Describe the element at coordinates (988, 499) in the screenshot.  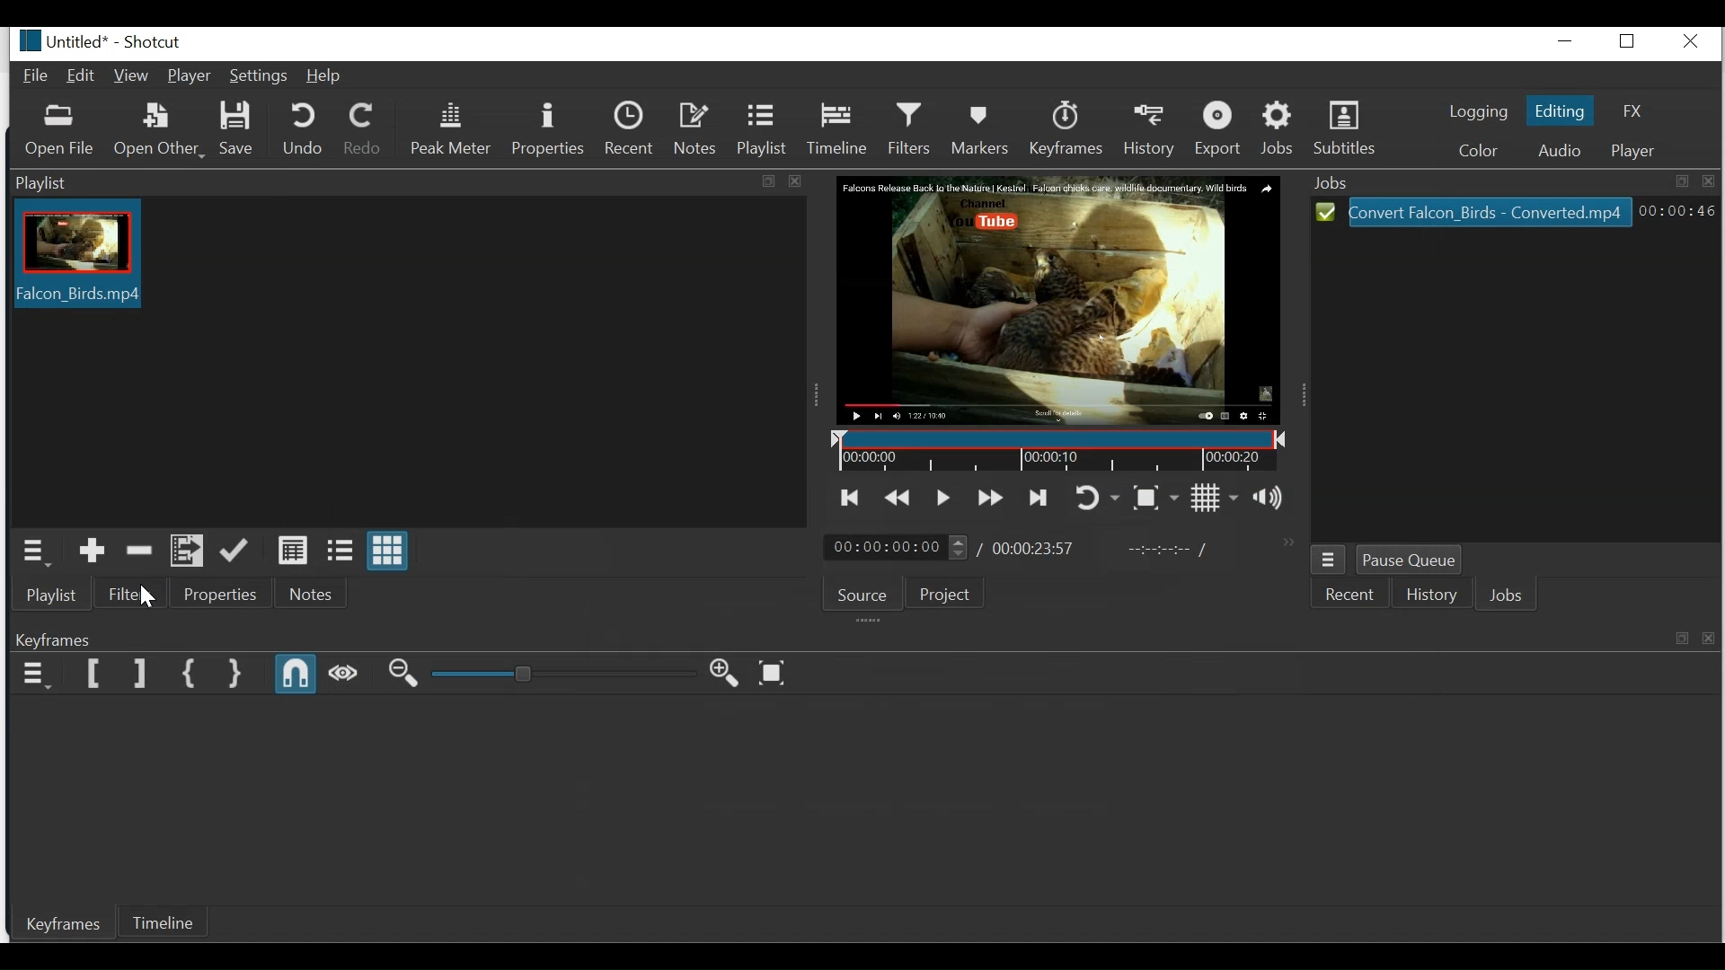
I see `Play quickly forward` at that location.